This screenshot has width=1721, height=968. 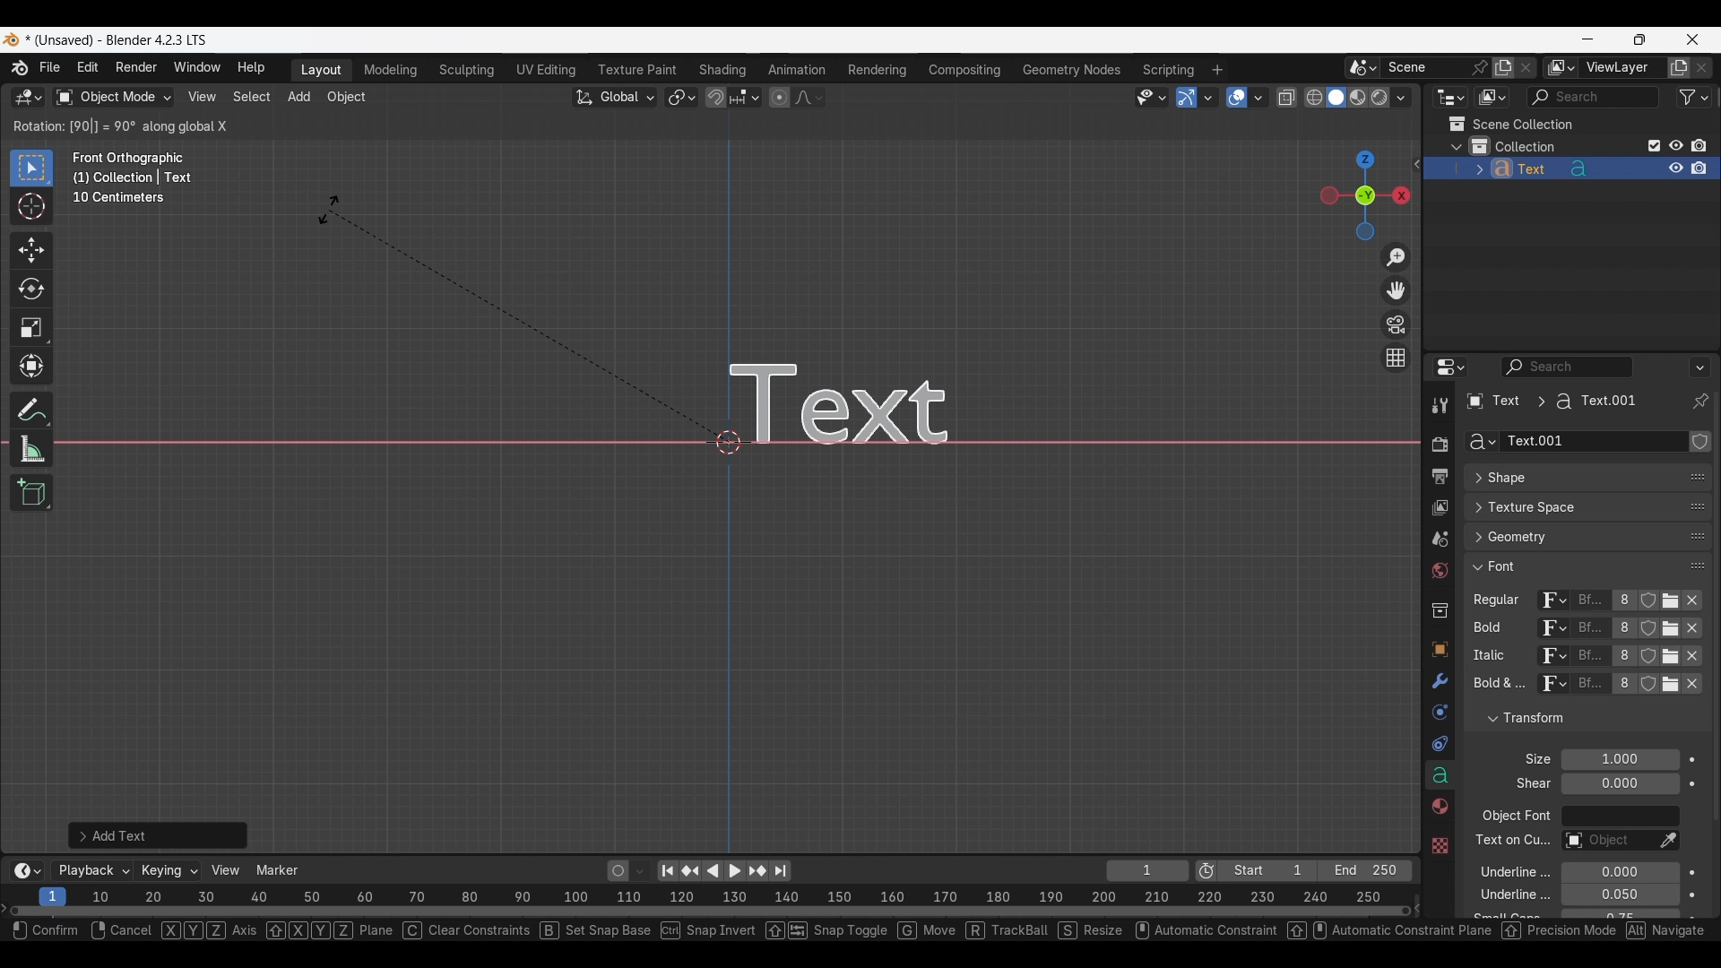 I want to click on Editor type, so click(x=1450, y=97).